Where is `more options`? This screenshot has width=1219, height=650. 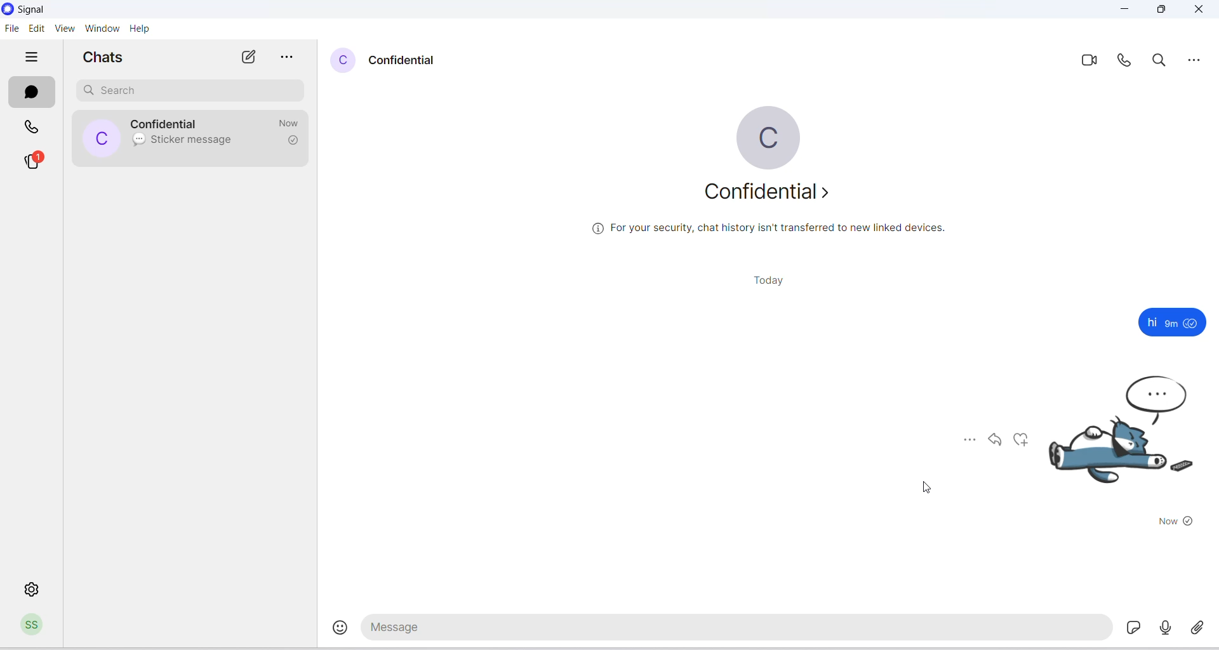 more options is located at coordinates (963, 439).